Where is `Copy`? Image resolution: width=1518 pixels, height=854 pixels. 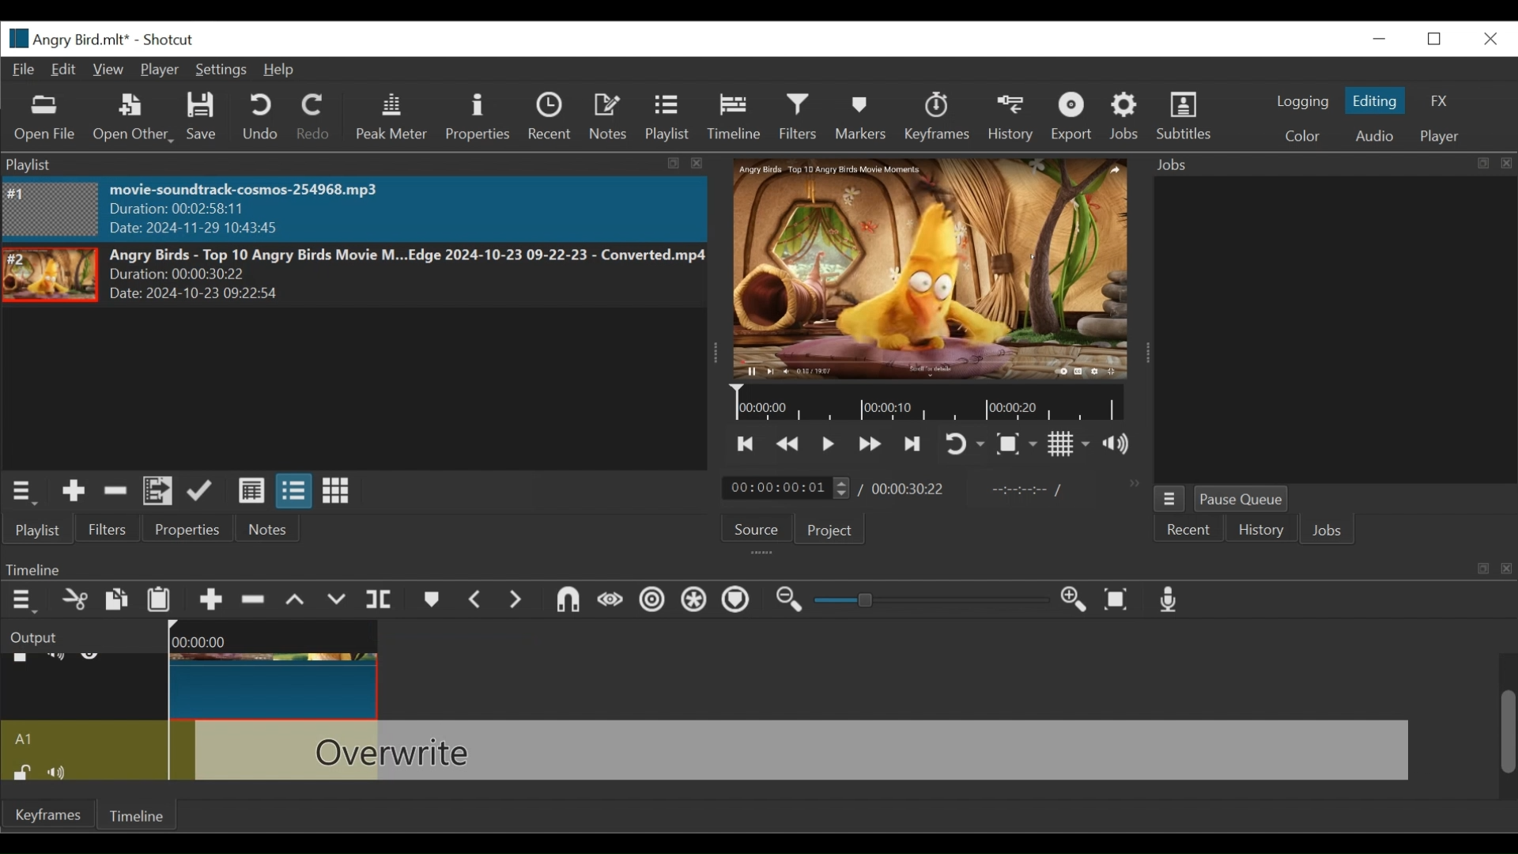 Copy is located at coordinates (119, 601).